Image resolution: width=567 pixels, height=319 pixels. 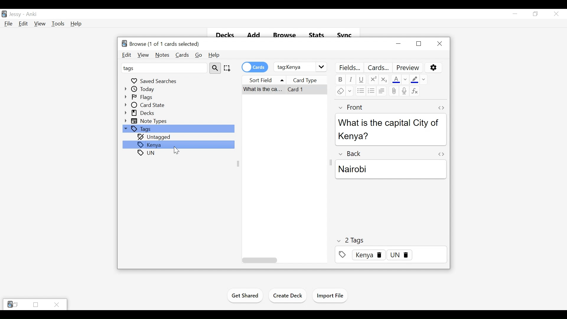 What do you see at coordinates (164, 68) in the screenshot?
I see `tags` at bounding box center [164, 68].